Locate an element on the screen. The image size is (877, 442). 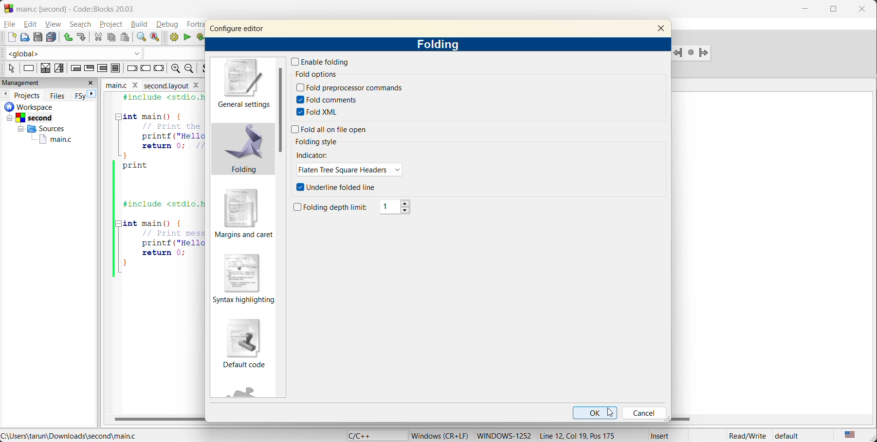
counting loop is located at coordinates (103, 68).